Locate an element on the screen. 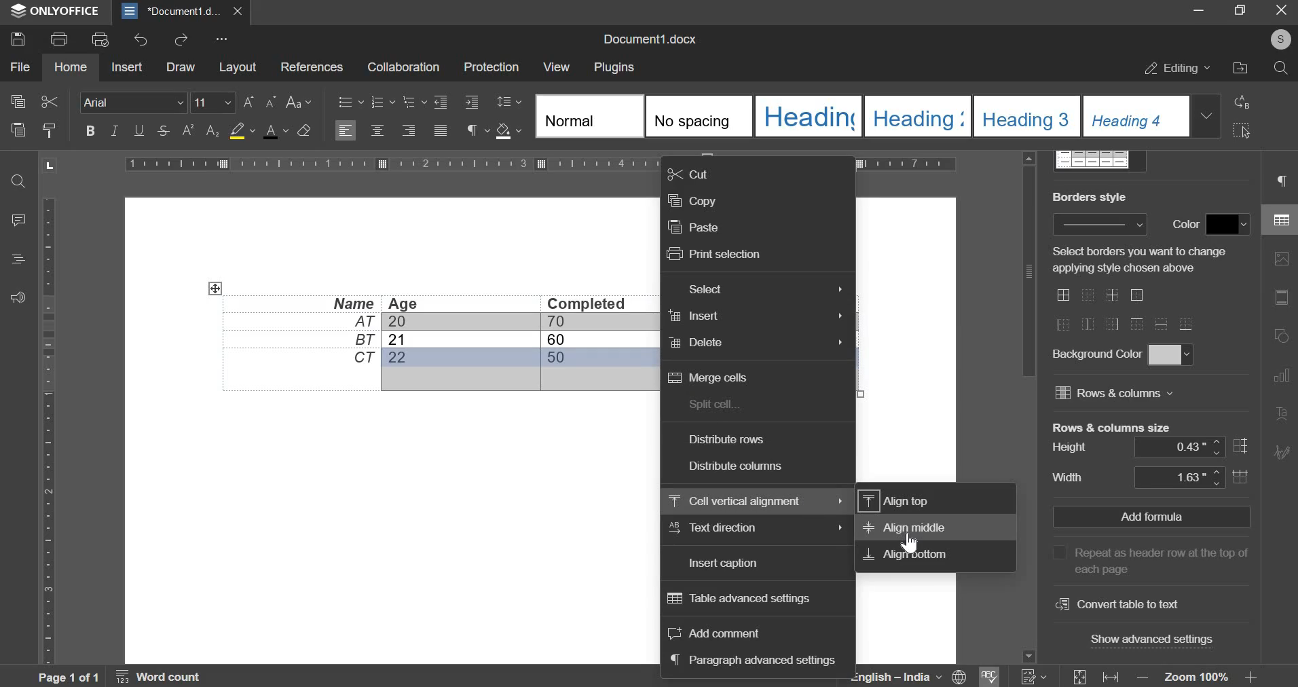  bold is located at coordinates (90, 130).